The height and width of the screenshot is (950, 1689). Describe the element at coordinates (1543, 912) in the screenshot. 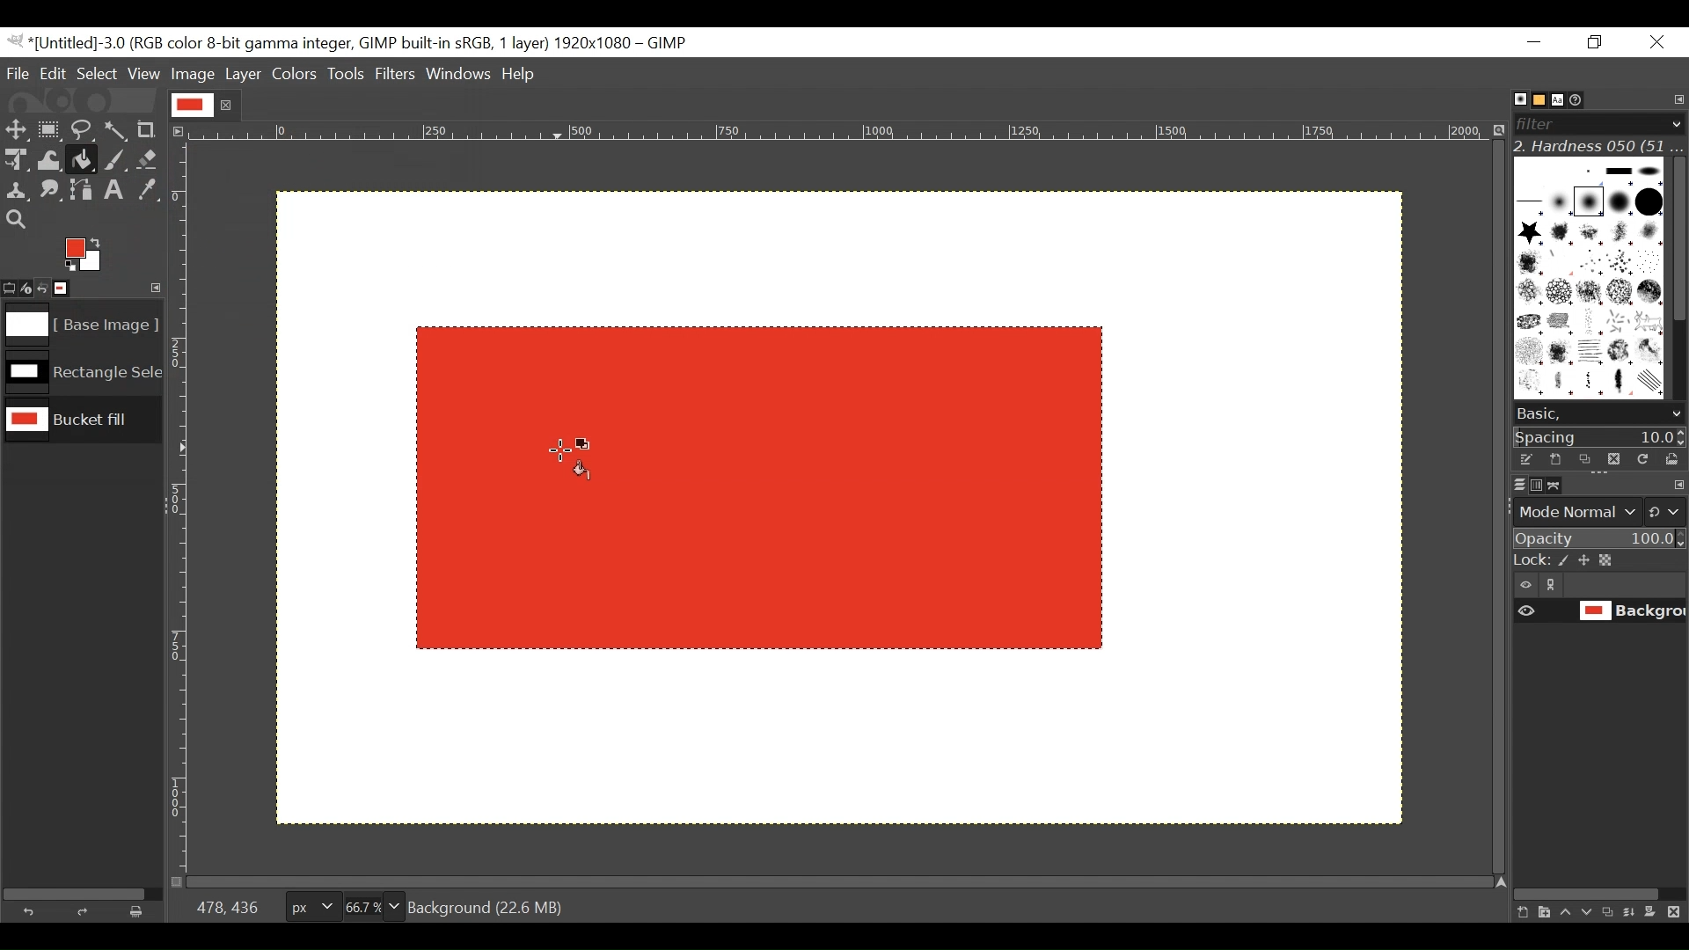

I see `Create a new layer` at that location.